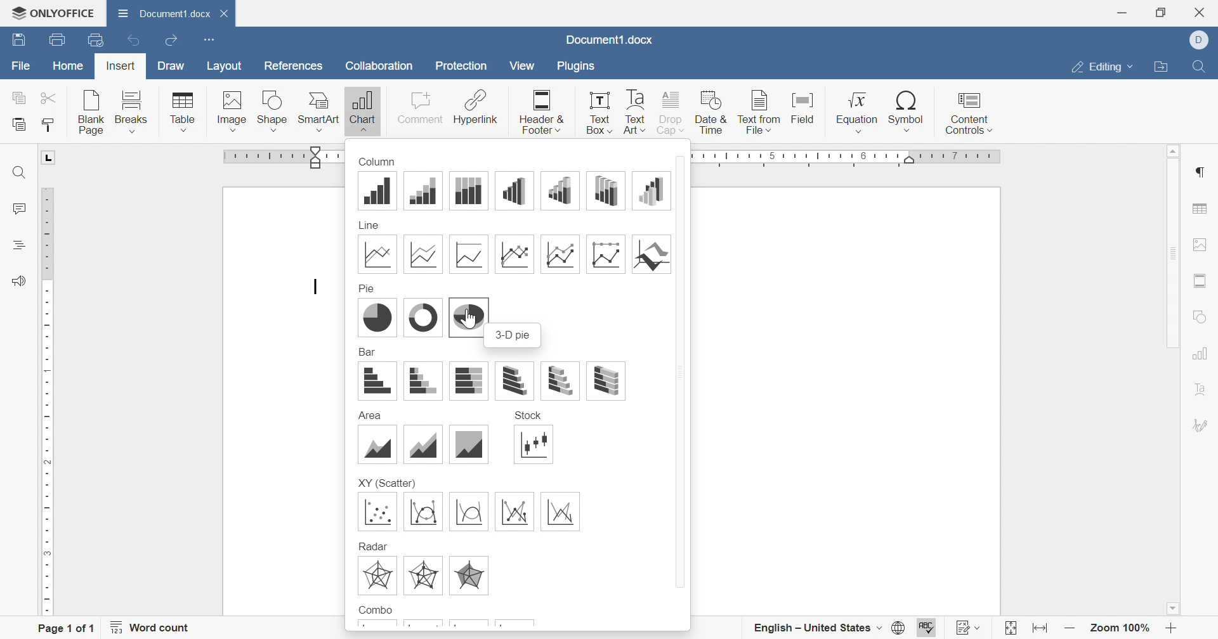  What do you see at coordinates (1097, 68) in the screenshot?
I see `Editing` at bounding box center [1097, 68].